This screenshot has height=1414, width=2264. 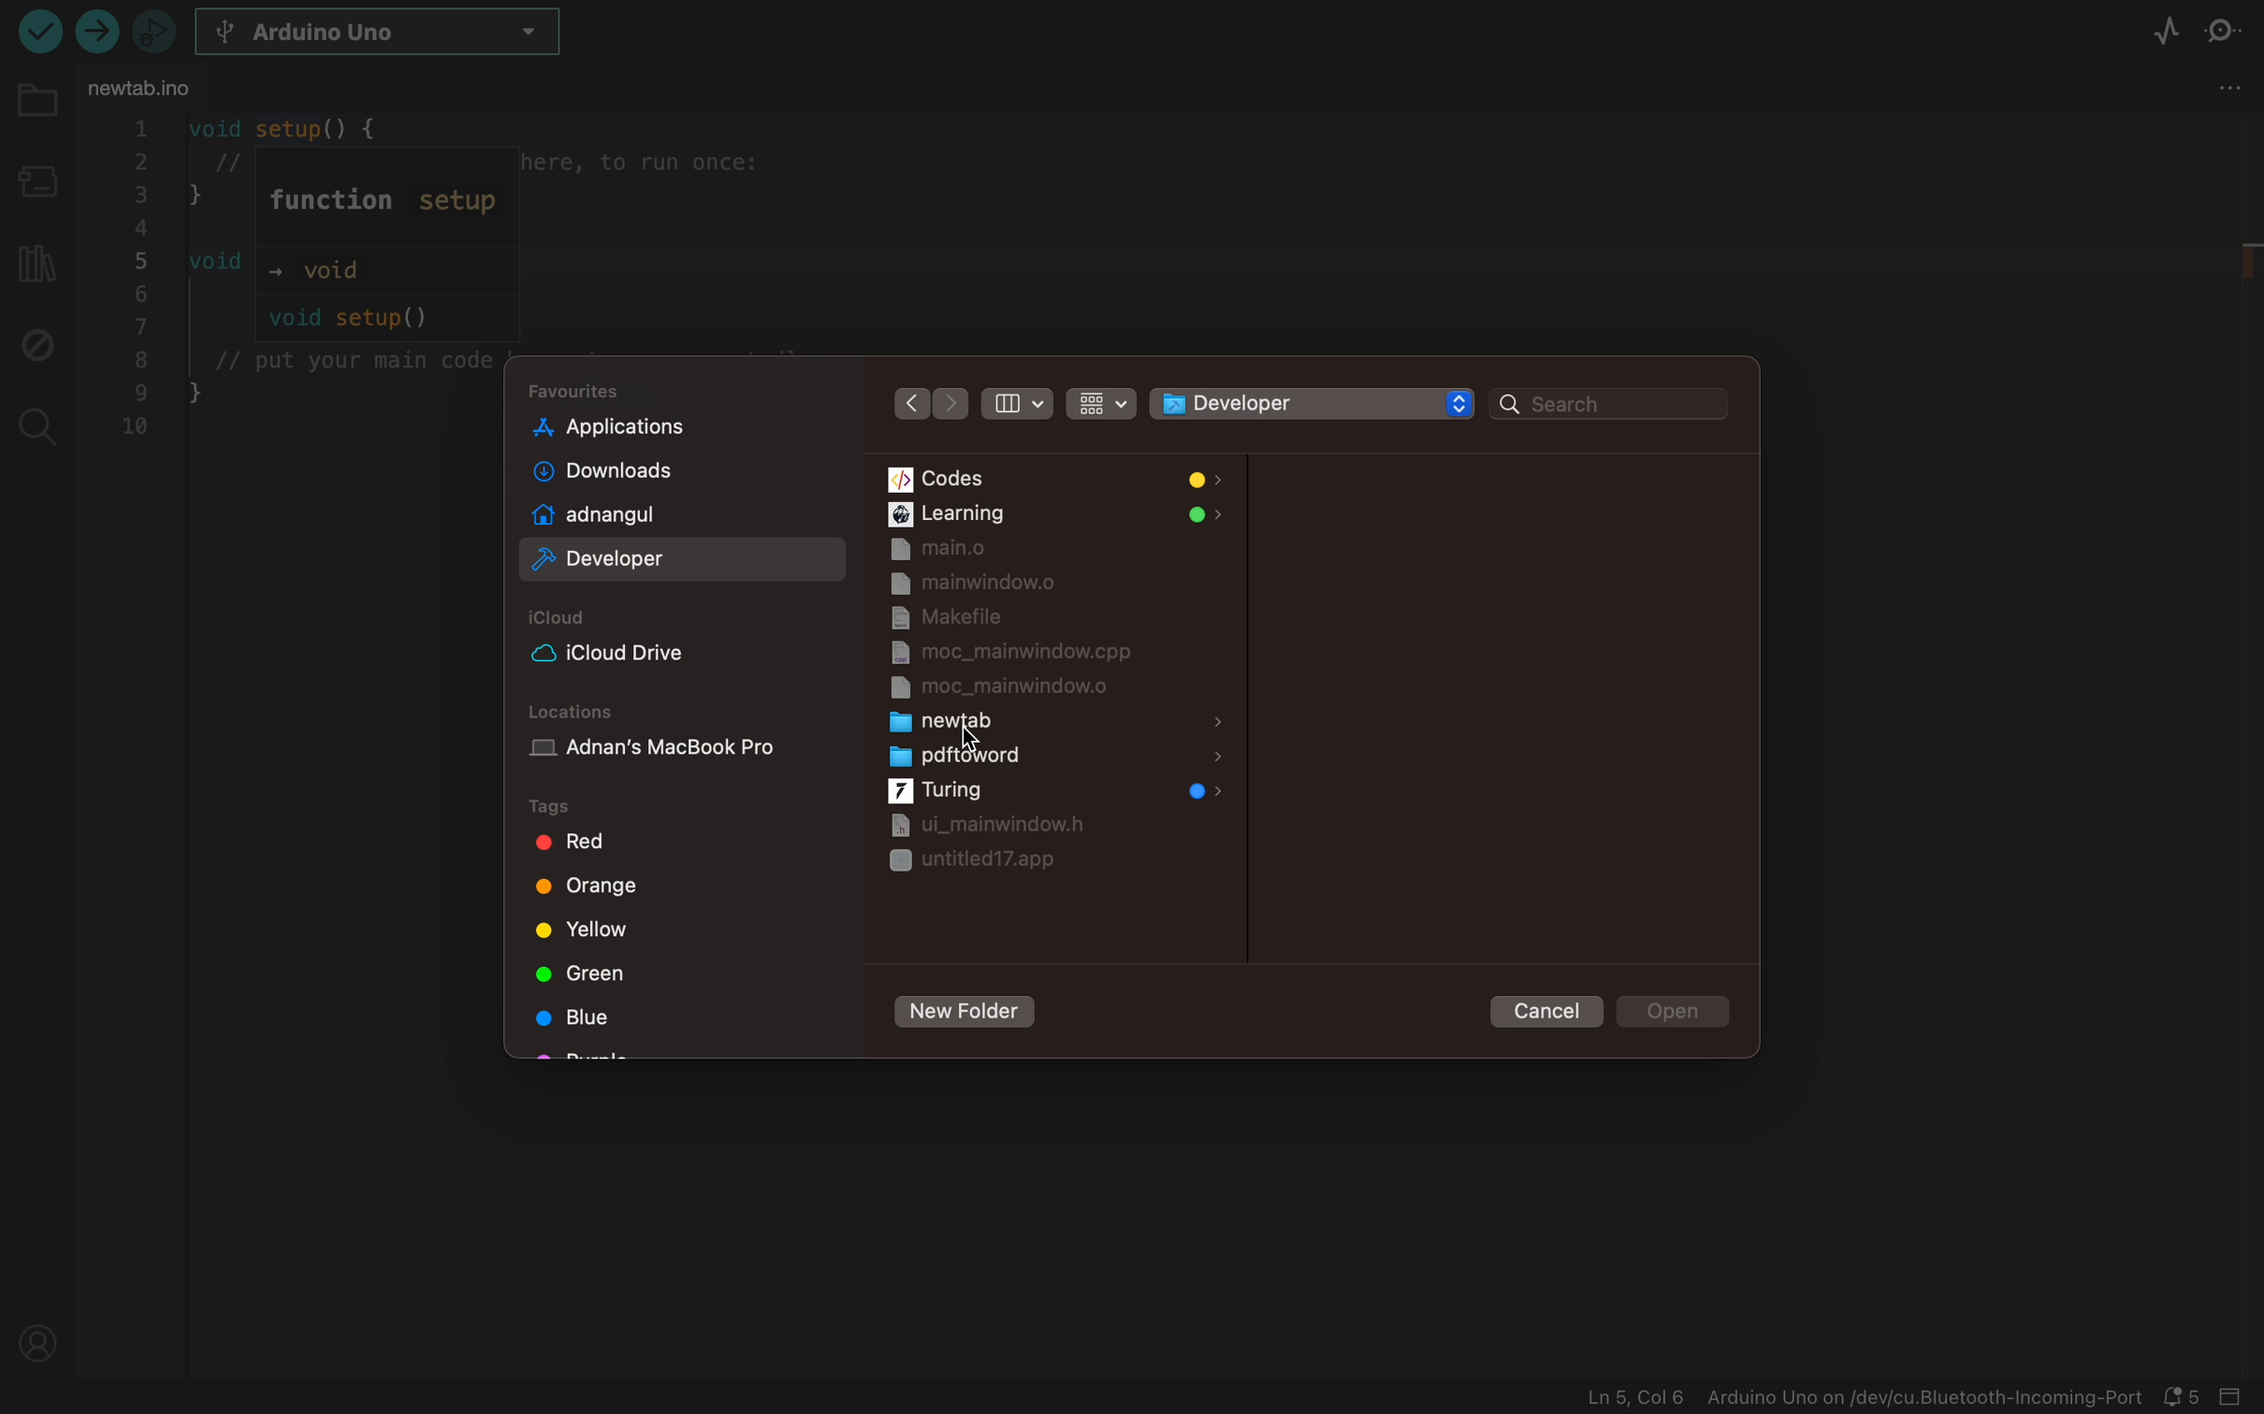 What do you see at coordinates (575, 807) in the screenshot?
I see `tags` at bounding box center [575, 807].